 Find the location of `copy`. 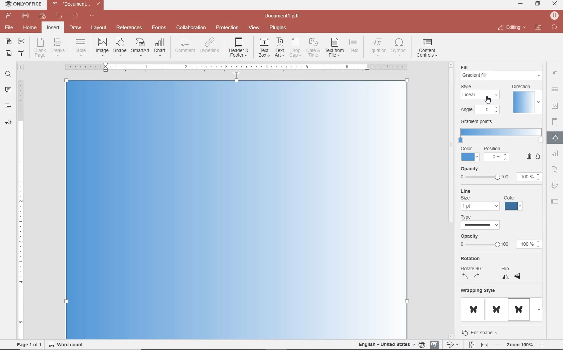

copy is located at coordinates (8, 42).